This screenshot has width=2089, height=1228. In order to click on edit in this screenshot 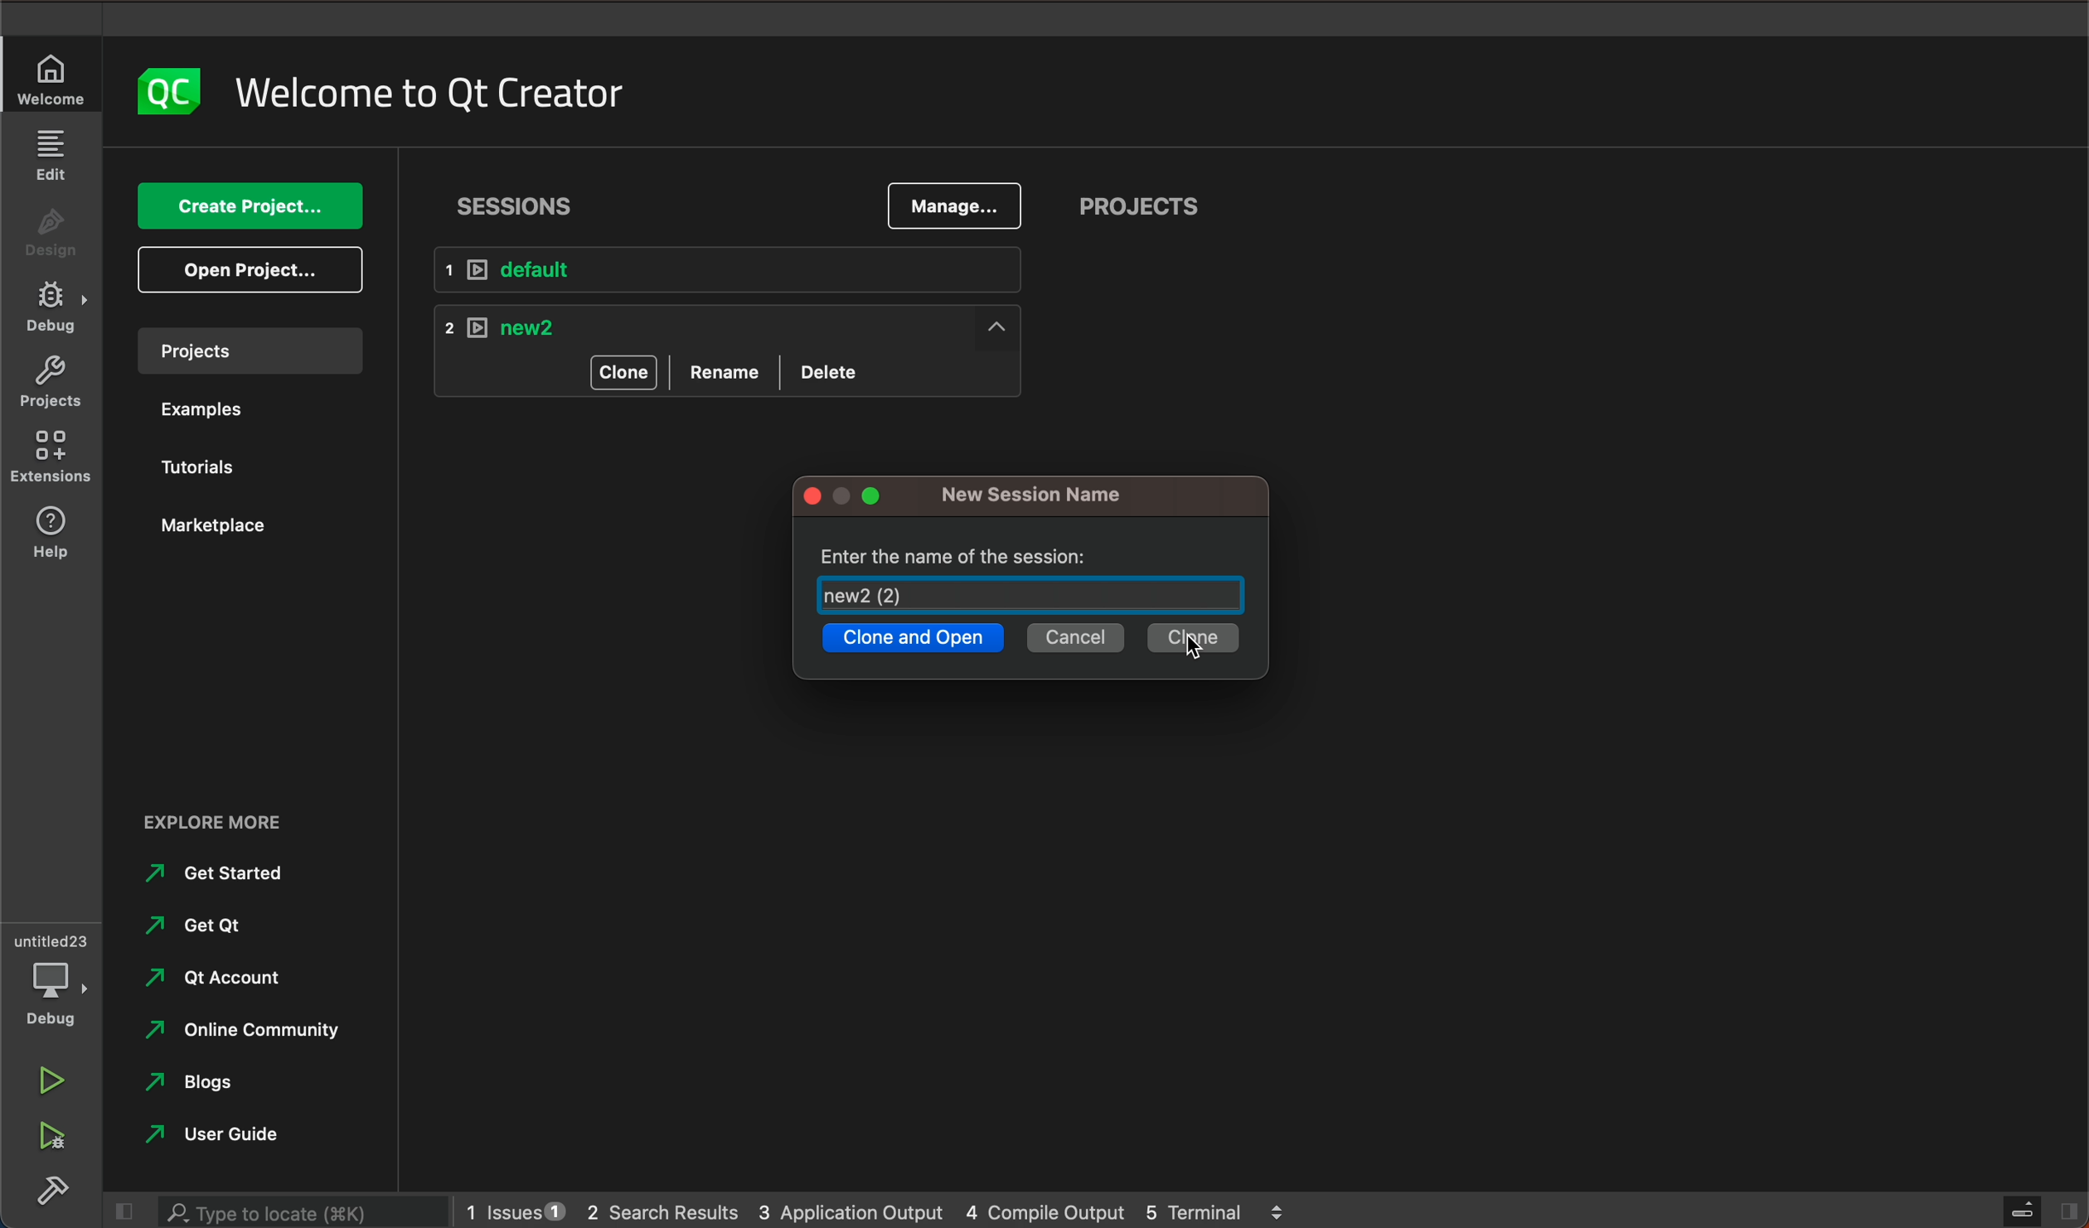, I will do `click(56, 159)`.